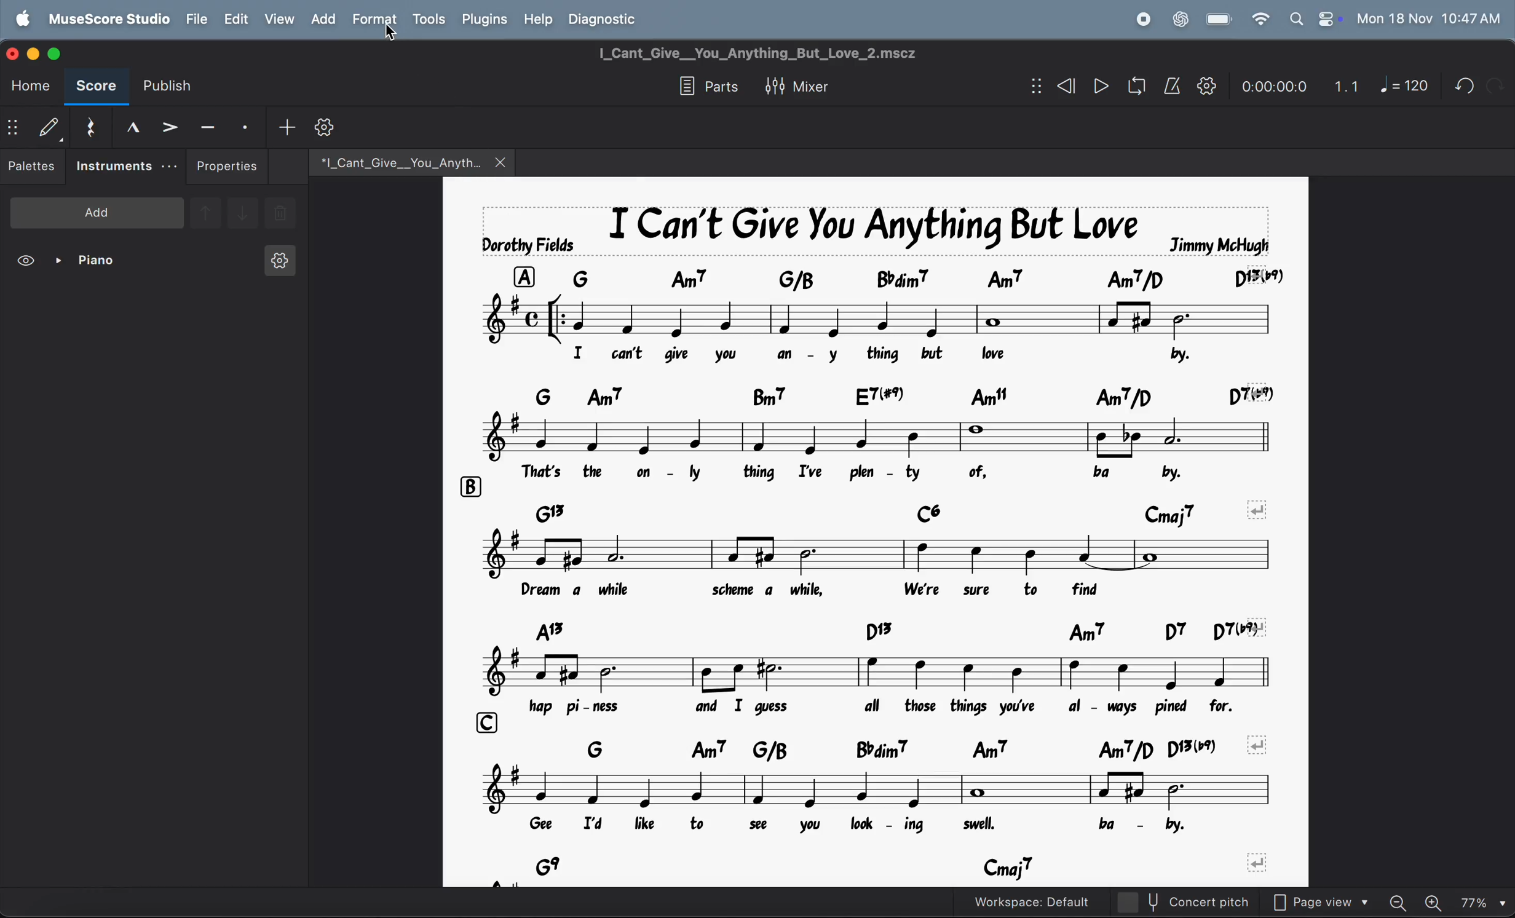 This screenshot has height=918, width=1515. What do you see at coordinates (60, 53) in the screenshot?
I see `maximize` at bounding box center [60, 53].